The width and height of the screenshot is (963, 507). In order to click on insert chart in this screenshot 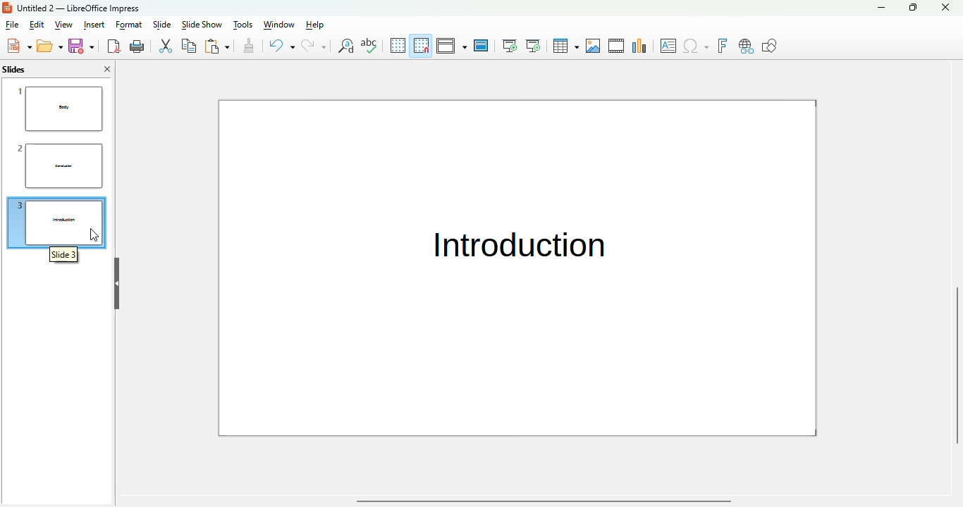, I will do `click(640, 45)`.